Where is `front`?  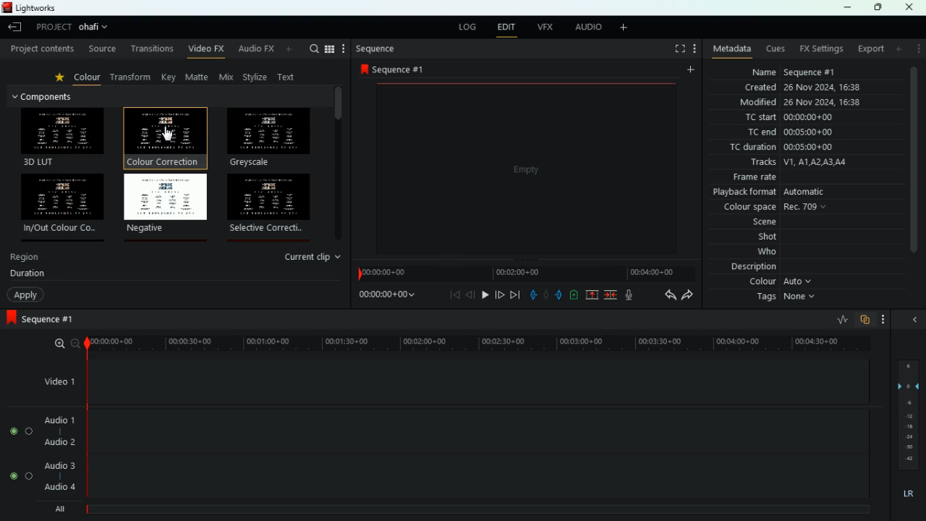
front is located at coordinates (558, 295).